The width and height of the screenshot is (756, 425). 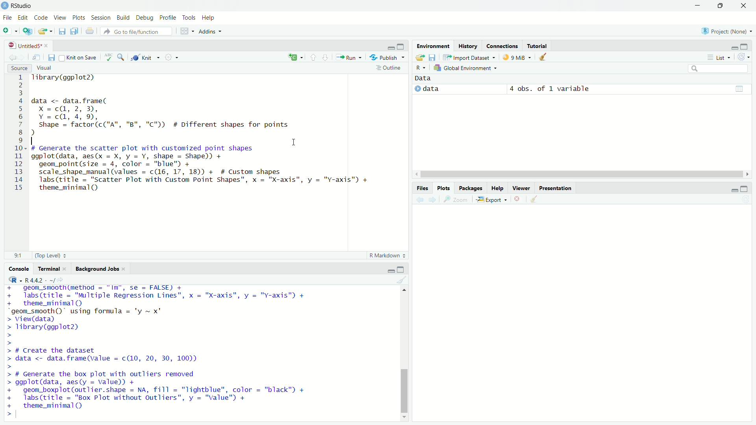 I want to click on Print the current file, so click(x=90, y=31).